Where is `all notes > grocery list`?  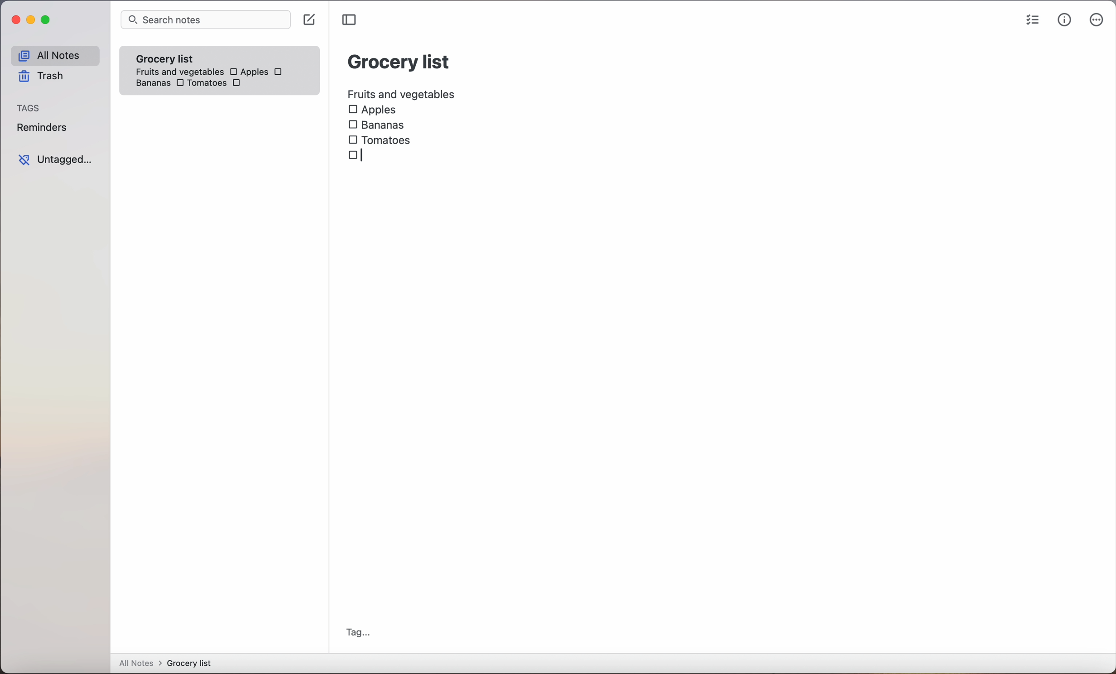 all notes > grocery list is located at coordinates (169, 664).